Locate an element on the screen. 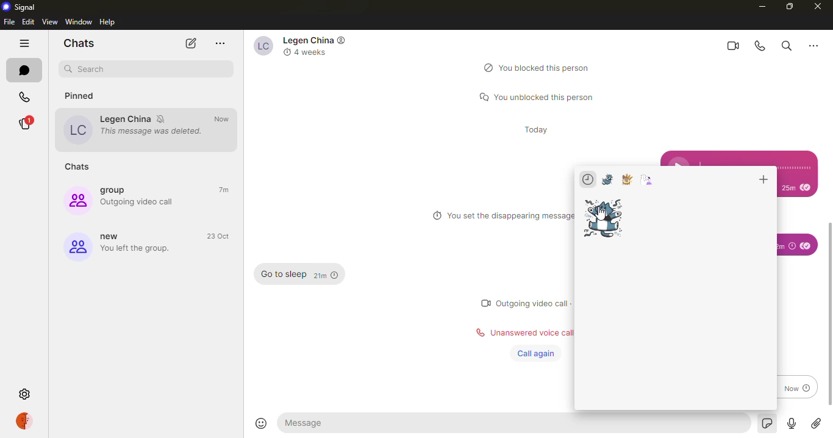  scroll bar is located at coordinates (830, 312).